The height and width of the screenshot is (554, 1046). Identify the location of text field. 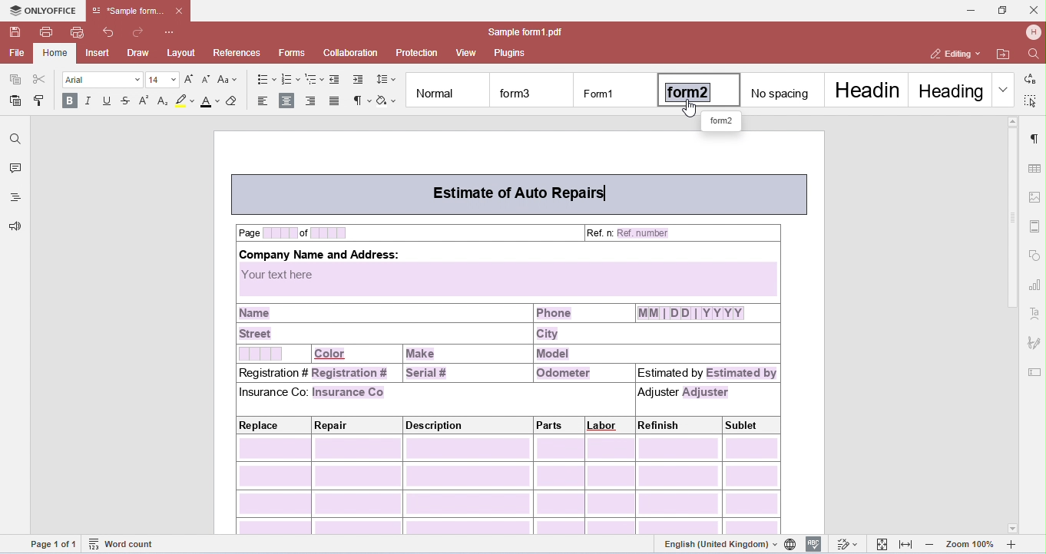
(1034, 373).